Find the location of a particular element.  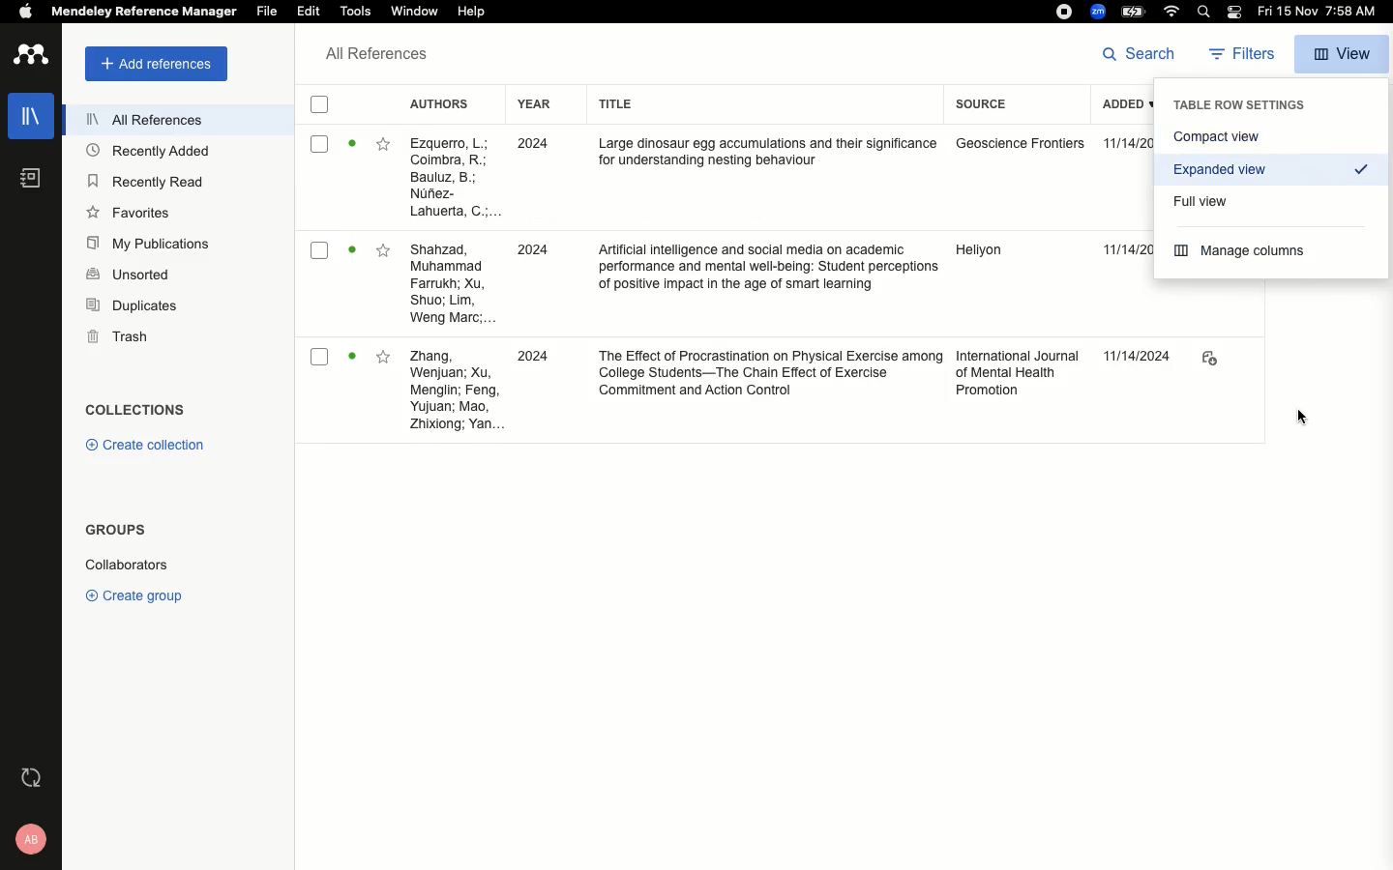

Favorites is located at coordinates (130, 212).